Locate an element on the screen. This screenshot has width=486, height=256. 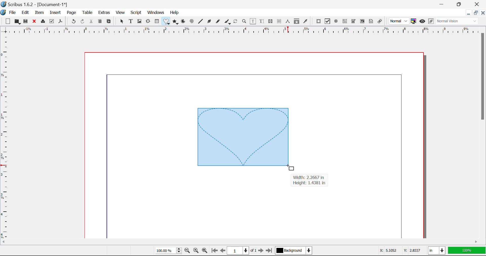
Windows is located at coordinates (156, 13).